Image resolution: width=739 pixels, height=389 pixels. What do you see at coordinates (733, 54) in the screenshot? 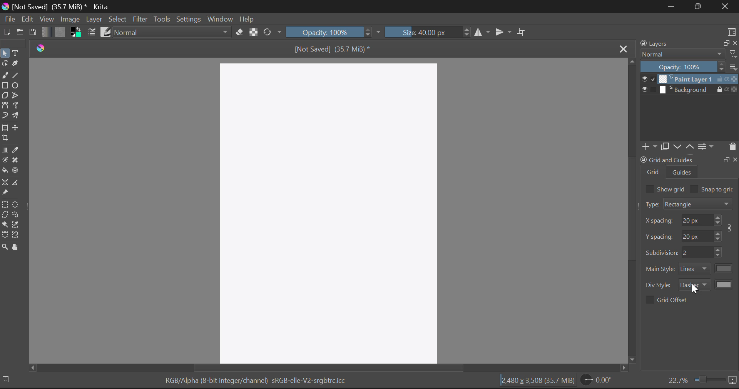
I see `filter icon` at bounding box center [733, 54].